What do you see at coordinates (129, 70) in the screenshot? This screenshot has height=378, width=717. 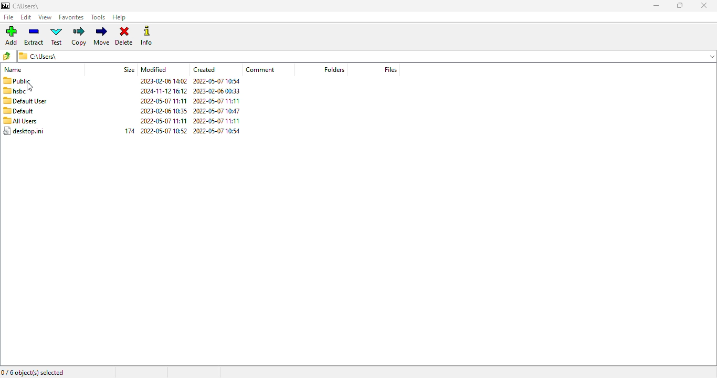 I see `size` at bounding box center [129, 70].